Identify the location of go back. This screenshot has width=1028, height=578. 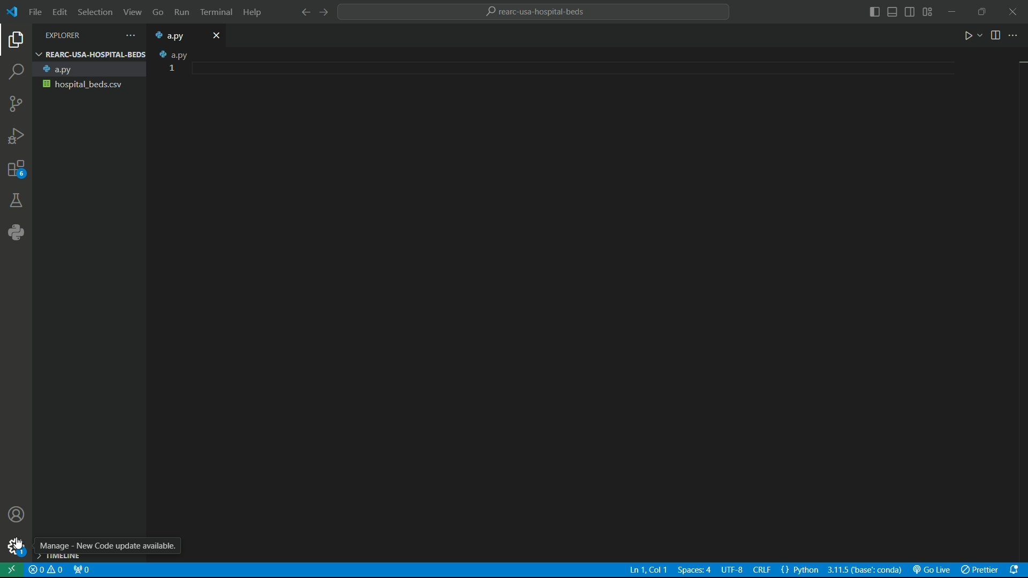
(306, 12).